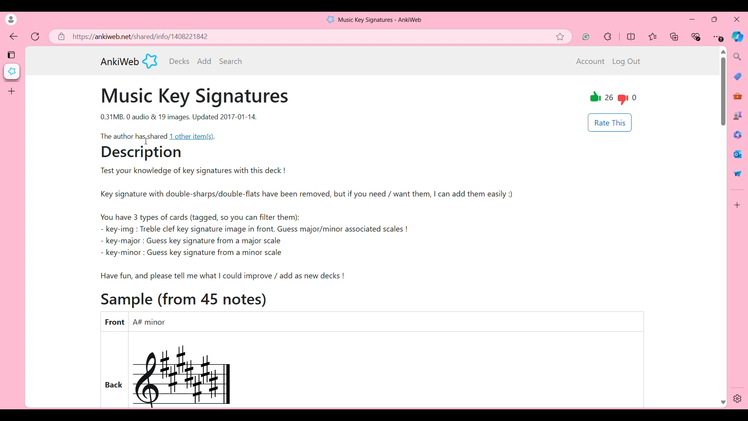 The image size is (748, 421). Describe the element at coordinates (653, 37) in the screenshot. I see `Favorites` at that location.